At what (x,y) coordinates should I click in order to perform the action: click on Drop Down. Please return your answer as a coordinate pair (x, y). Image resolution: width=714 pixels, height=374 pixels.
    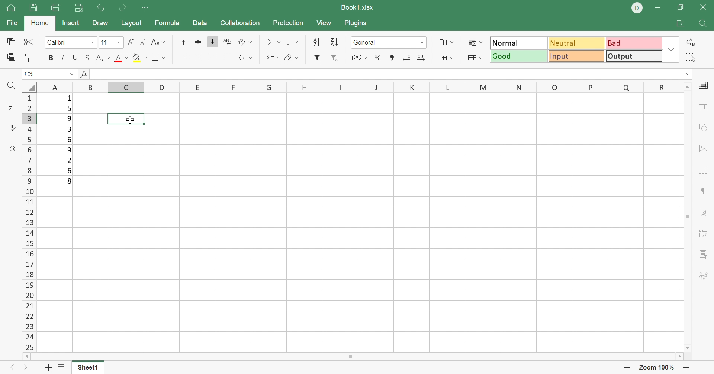
    Looking at the image, I should click on (421, 43).